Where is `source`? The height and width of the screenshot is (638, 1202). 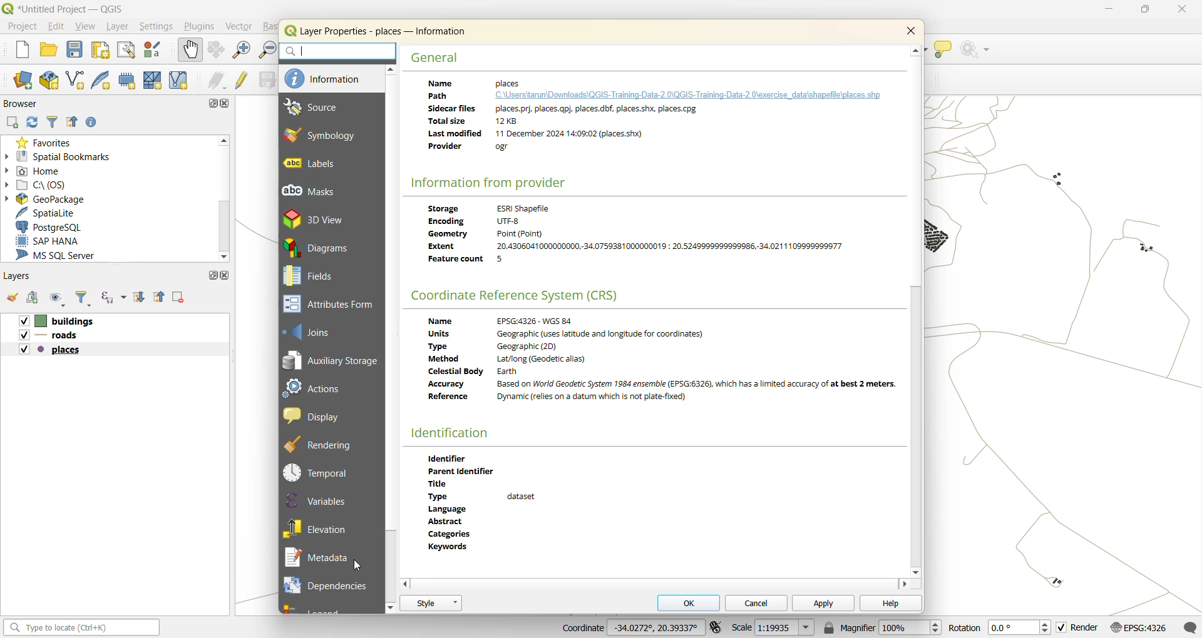 source is located at coordinates (322, 107).